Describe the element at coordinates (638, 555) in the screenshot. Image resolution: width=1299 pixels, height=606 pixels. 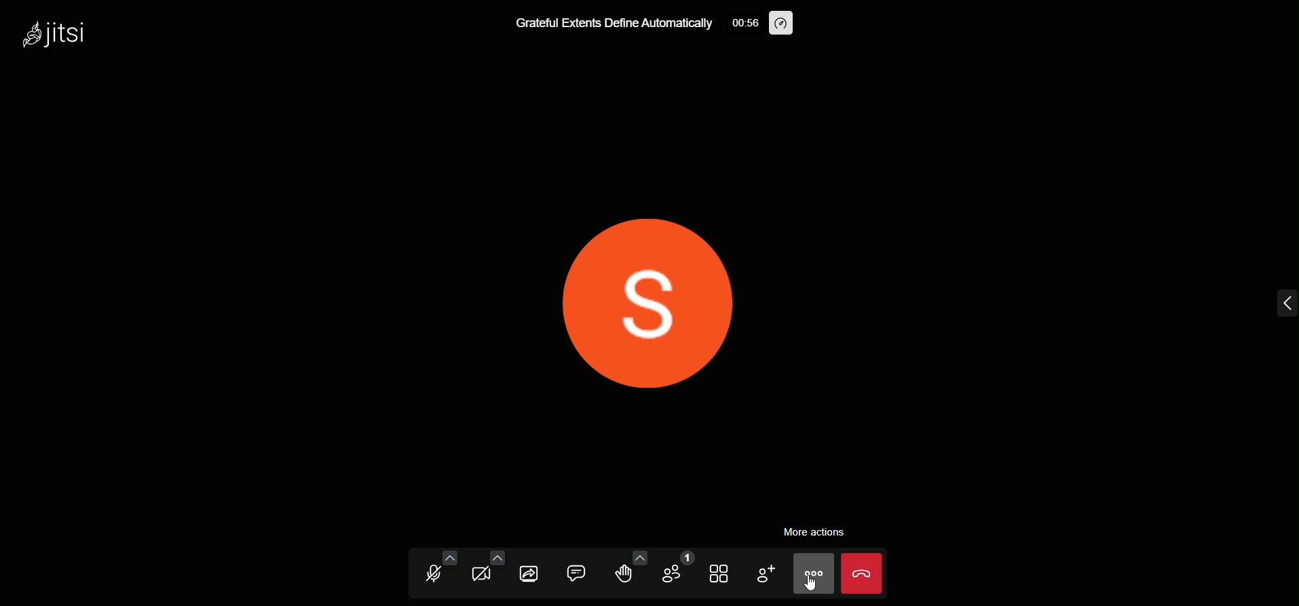
I see `more emoji` at that location.